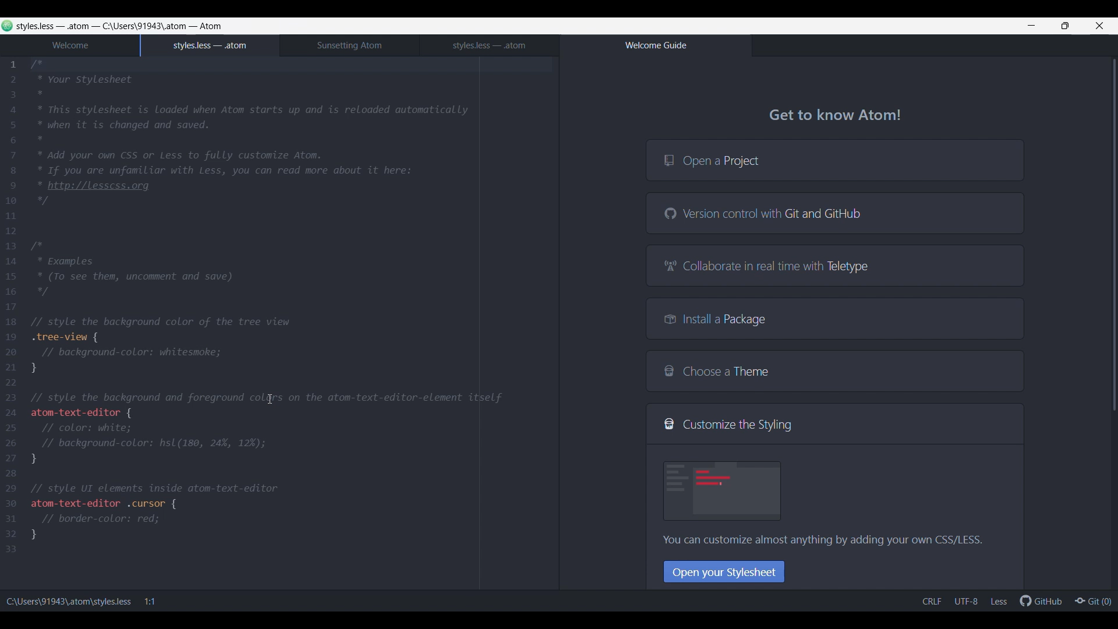 The image size is (1118, 629). What do you see at coordinates (89, 602) in the screenshot?
I see `Ci\Users\91943\ atom\stylesless 1:1` at bounding box center [89, 602].